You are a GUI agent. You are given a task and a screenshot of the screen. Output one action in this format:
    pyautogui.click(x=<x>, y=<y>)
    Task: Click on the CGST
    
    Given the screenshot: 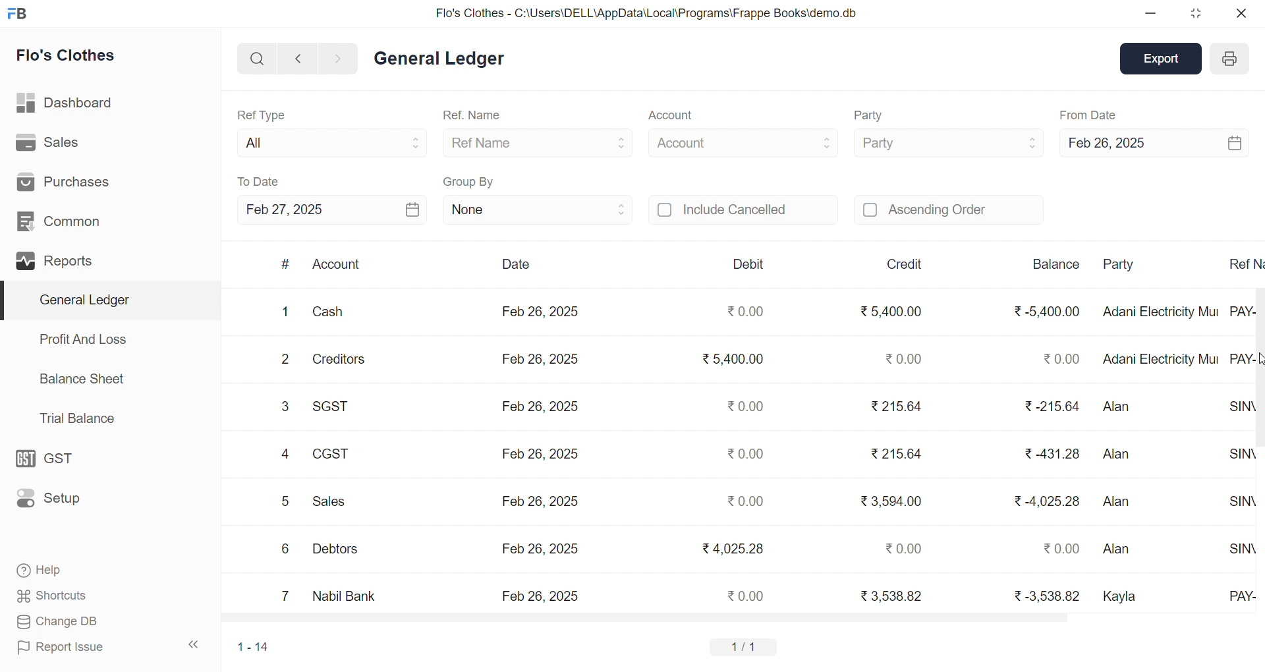 What is the action you would take?
    pyautogui.click(x=331, y=453)
    